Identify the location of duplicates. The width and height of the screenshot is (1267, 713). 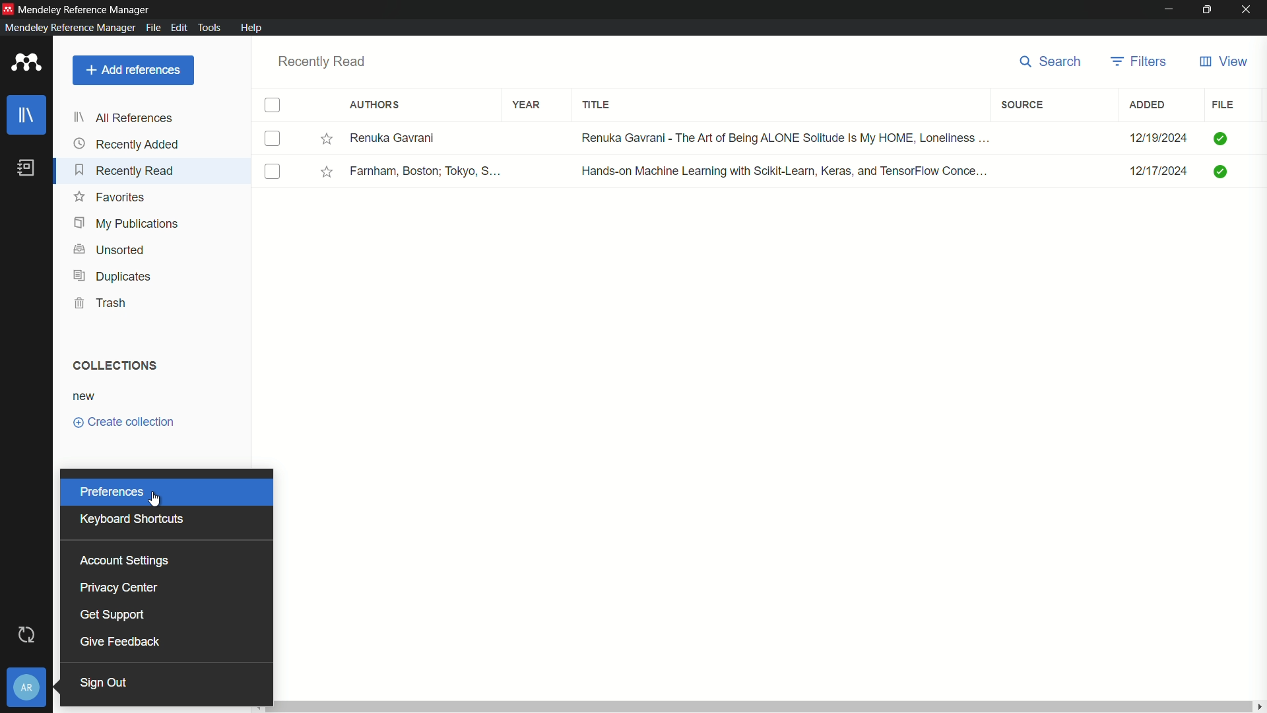
(112, 277).